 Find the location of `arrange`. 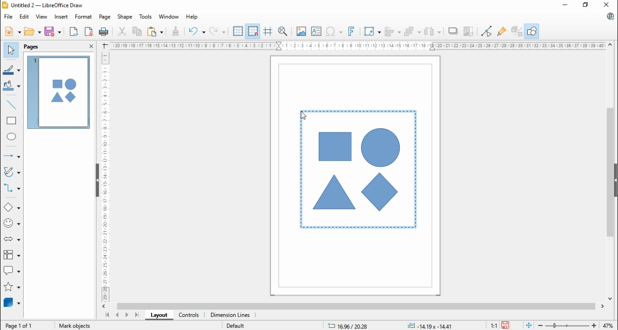

arrange is located at coordinates (412, 31).